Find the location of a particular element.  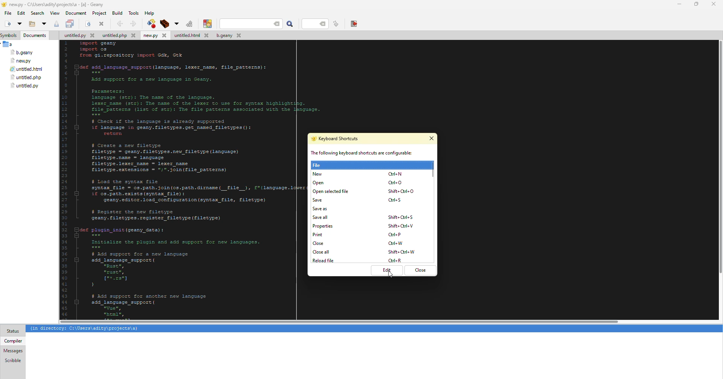

reload is located at coordinates (324, 261).